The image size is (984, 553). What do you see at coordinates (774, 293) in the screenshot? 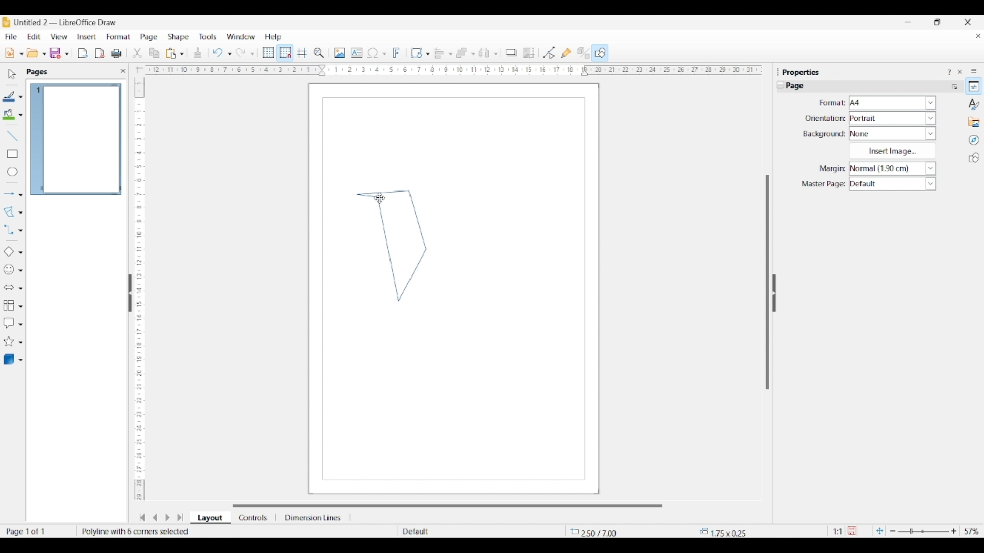
I see `Hide right sidebar` at bounding box center [774, 293].